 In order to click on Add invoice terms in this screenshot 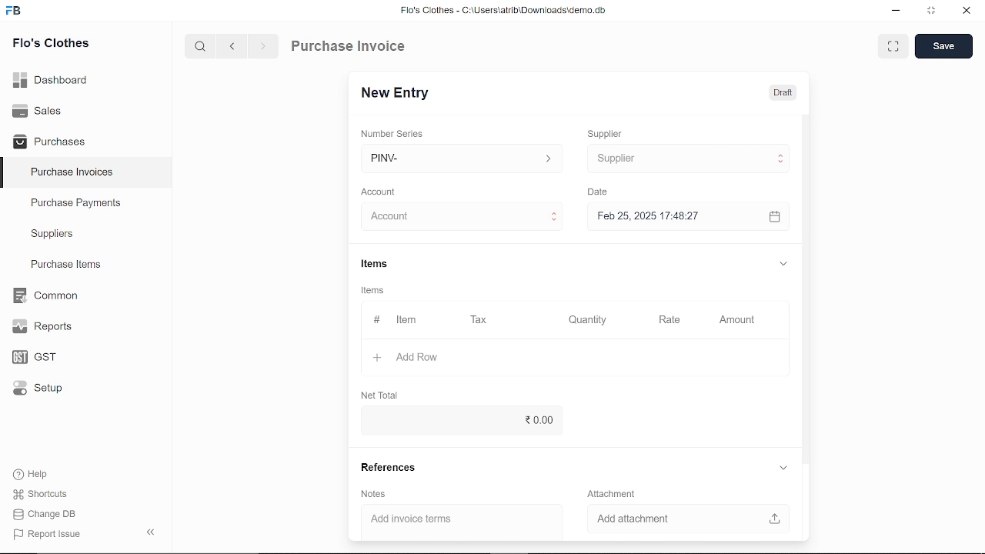, I will do `click(454, 519)`.